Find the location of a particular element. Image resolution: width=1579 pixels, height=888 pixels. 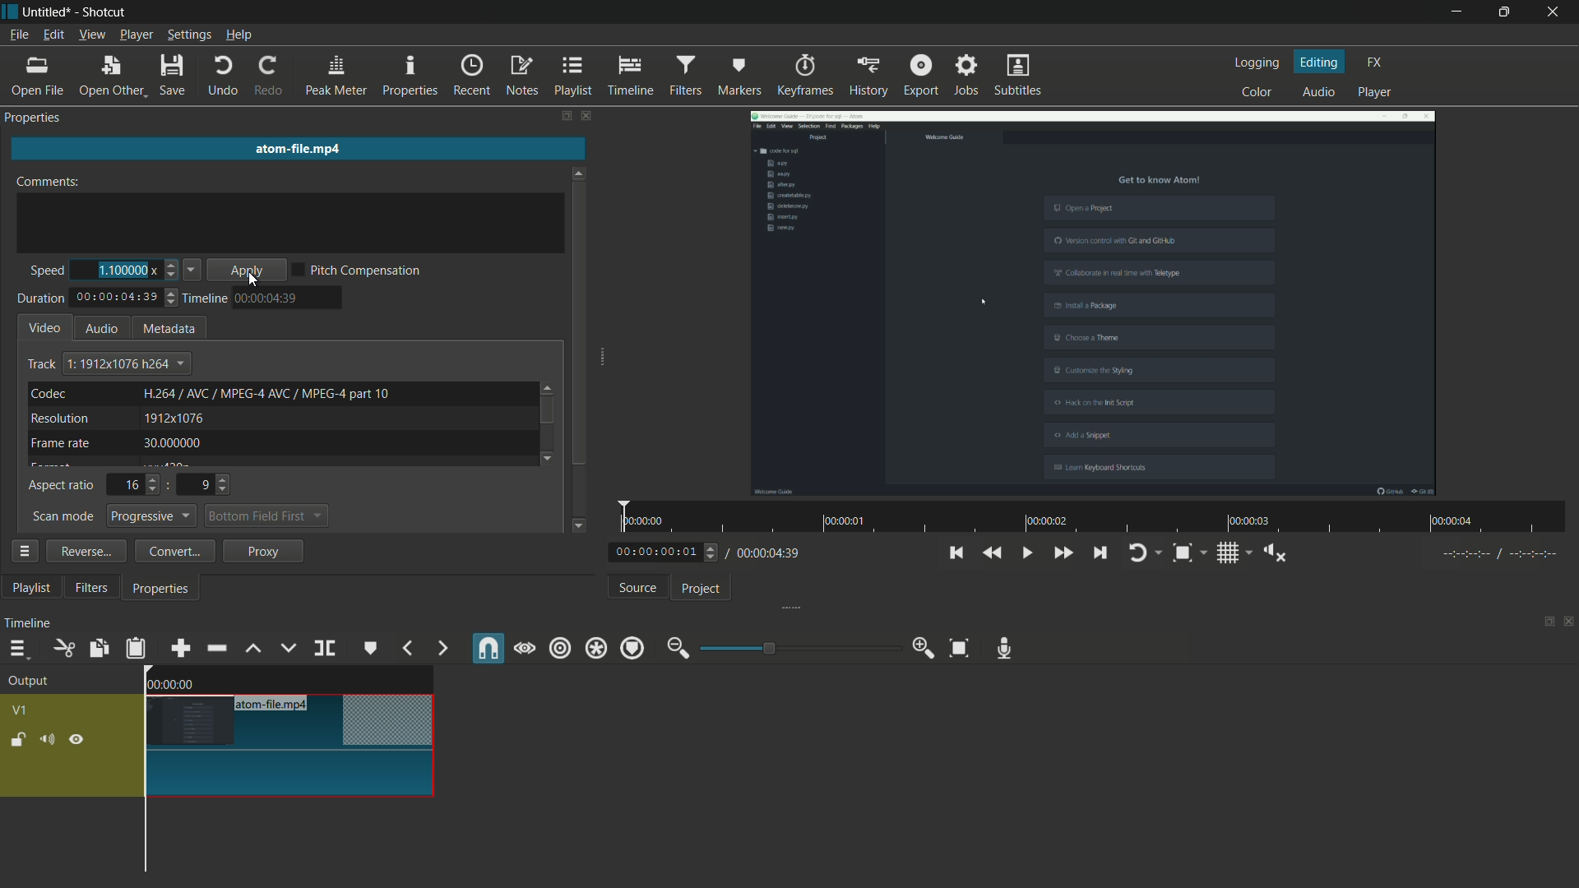

lift is located at coordinates (252, 649).